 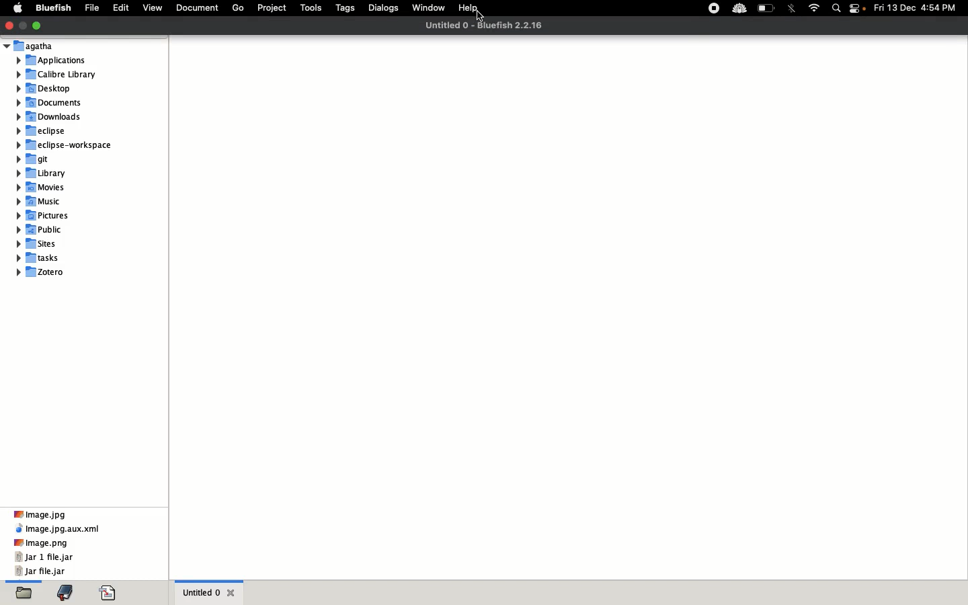 I want to click on Bluefish, so click(x=51, y=7).